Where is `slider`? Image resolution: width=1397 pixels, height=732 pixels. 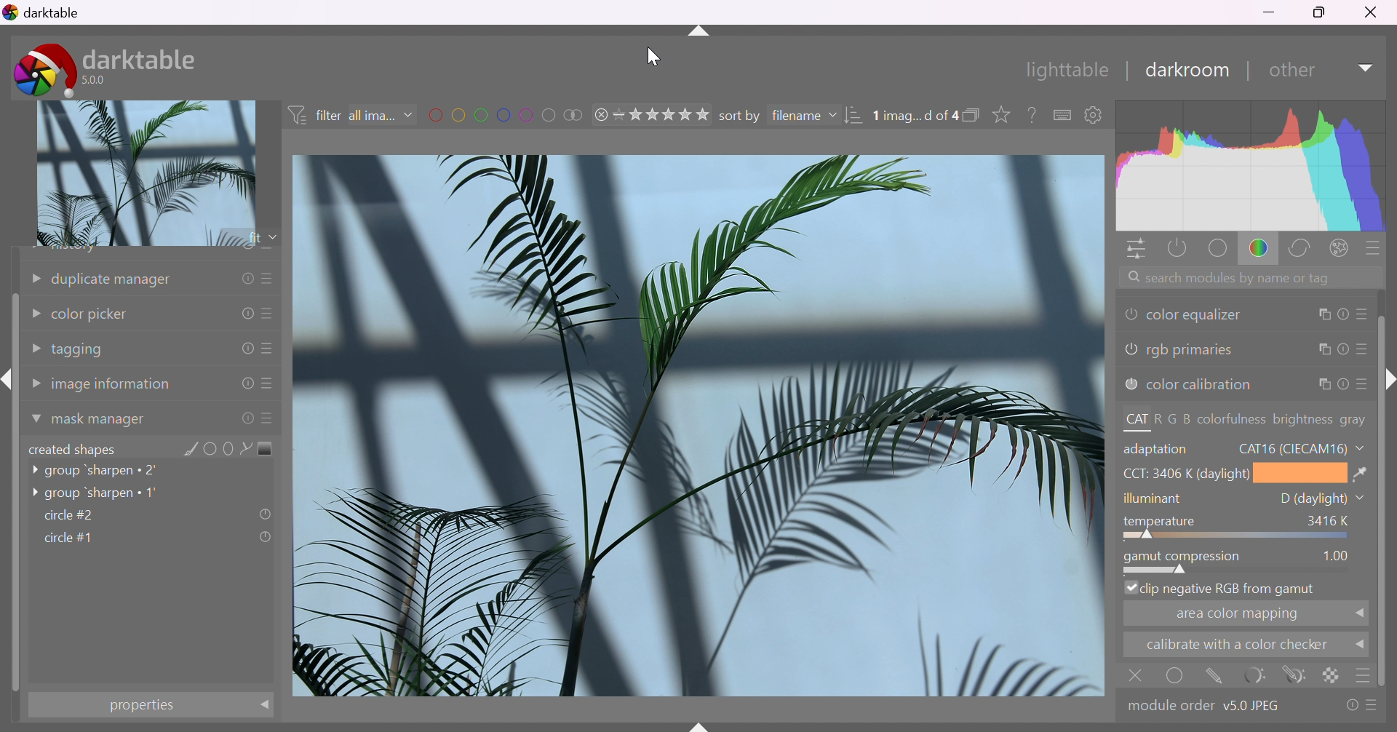 slider is located at coordinates (1385, 490).